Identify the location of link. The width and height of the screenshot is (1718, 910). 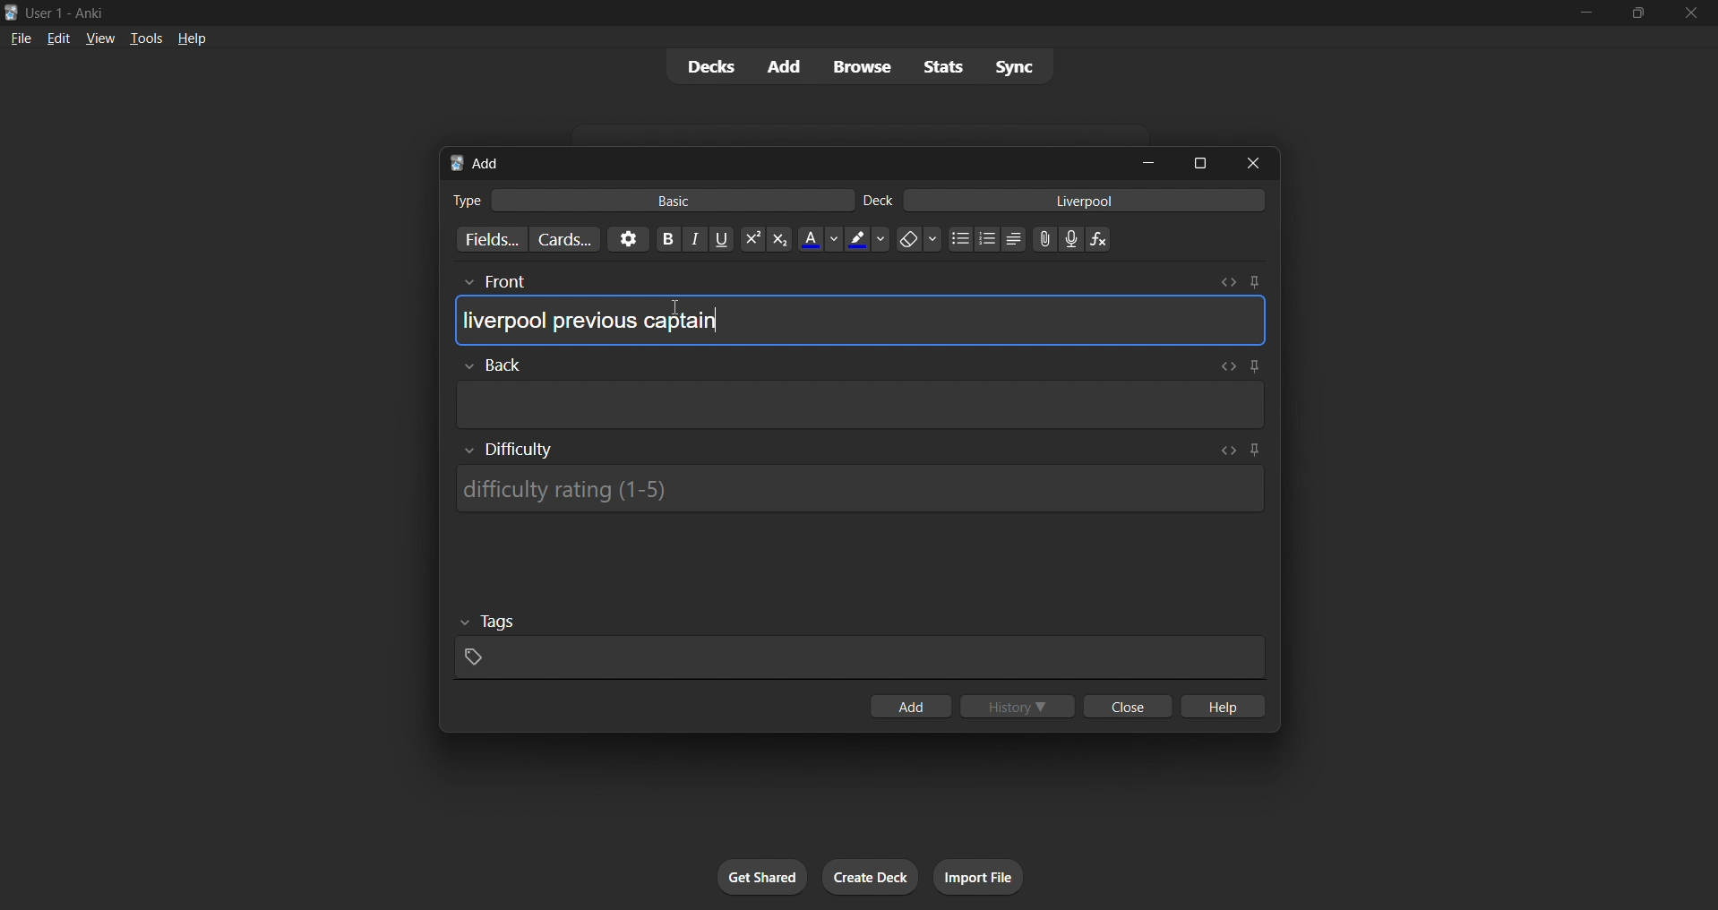
(1043, 241).